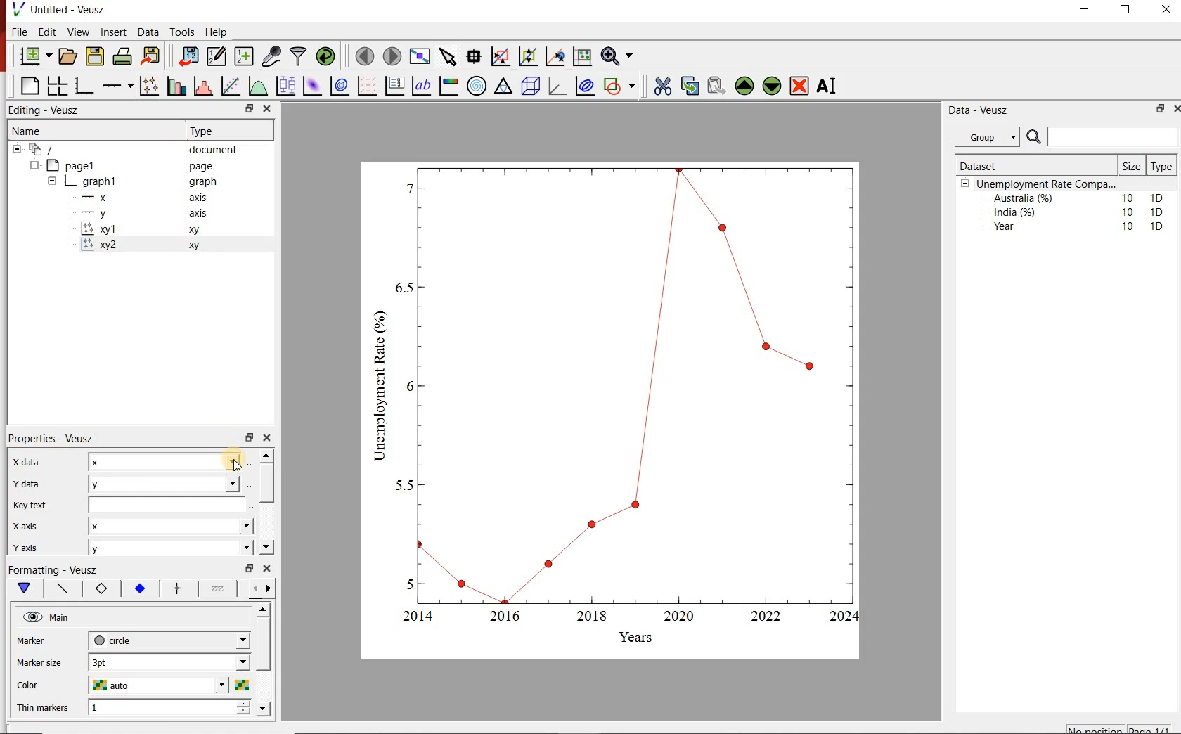 The height and width of the screenshot is (734, 1181). I want to click on histograms, so click(202, 86).